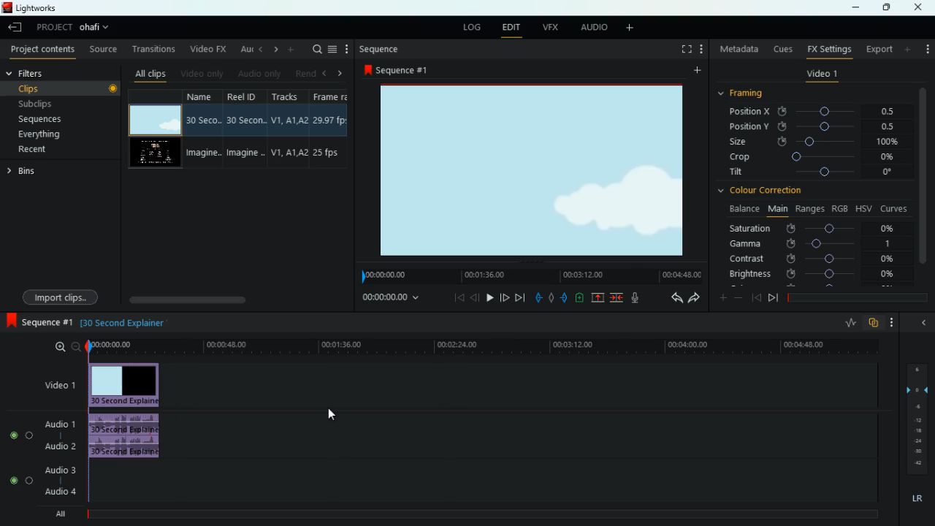 This screenshot has height=526, width=935. What do you see at coordinates (475, 297) in the screenshot?
I see `back` at bounding box center [475, 297].